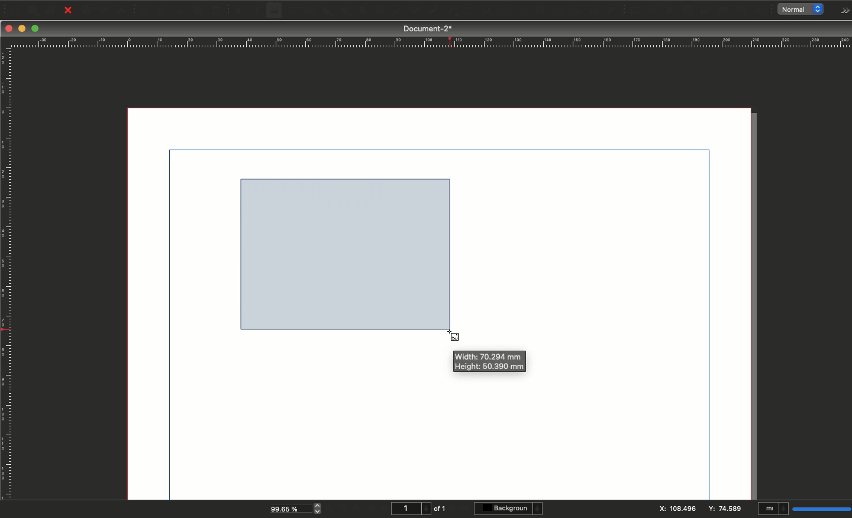  I want to click on Background, so click(510, 509).